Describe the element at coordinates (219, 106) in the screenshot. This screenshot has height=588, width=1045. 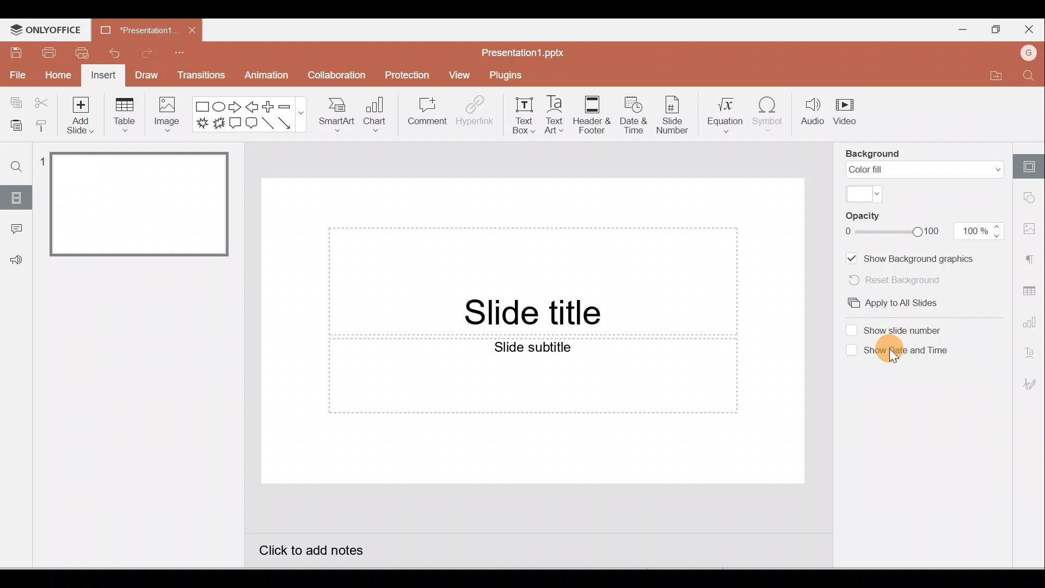
I see `Ellipse` at that location.